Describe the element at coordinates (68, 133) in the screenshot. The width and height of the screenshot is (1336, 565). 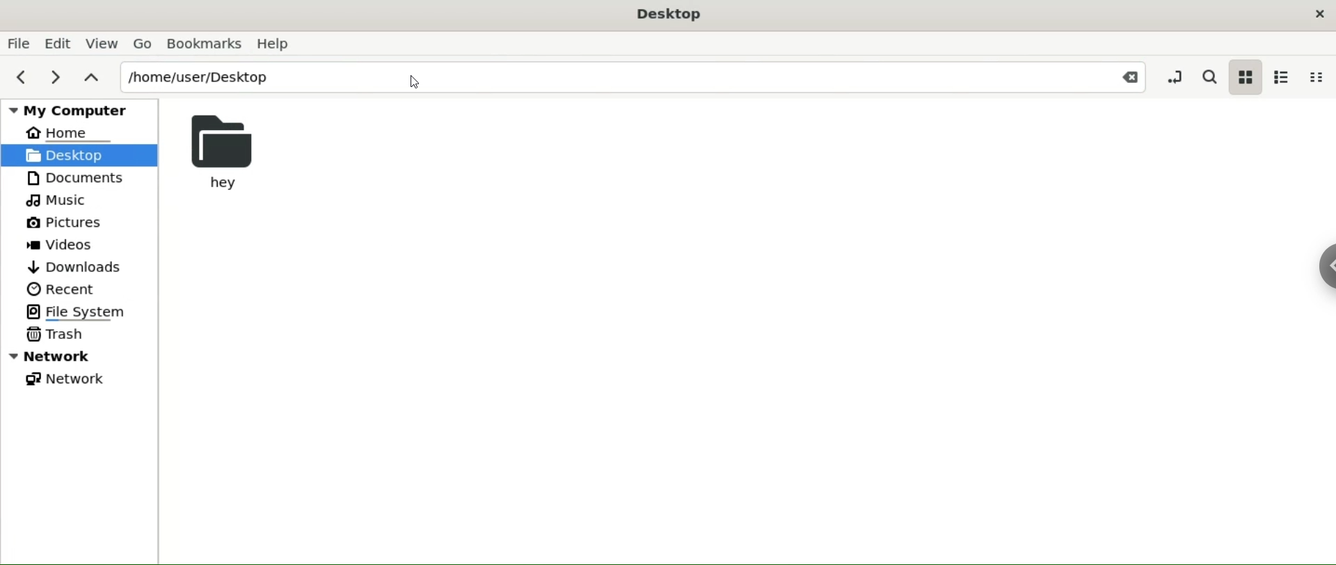
I see `home` at that location.